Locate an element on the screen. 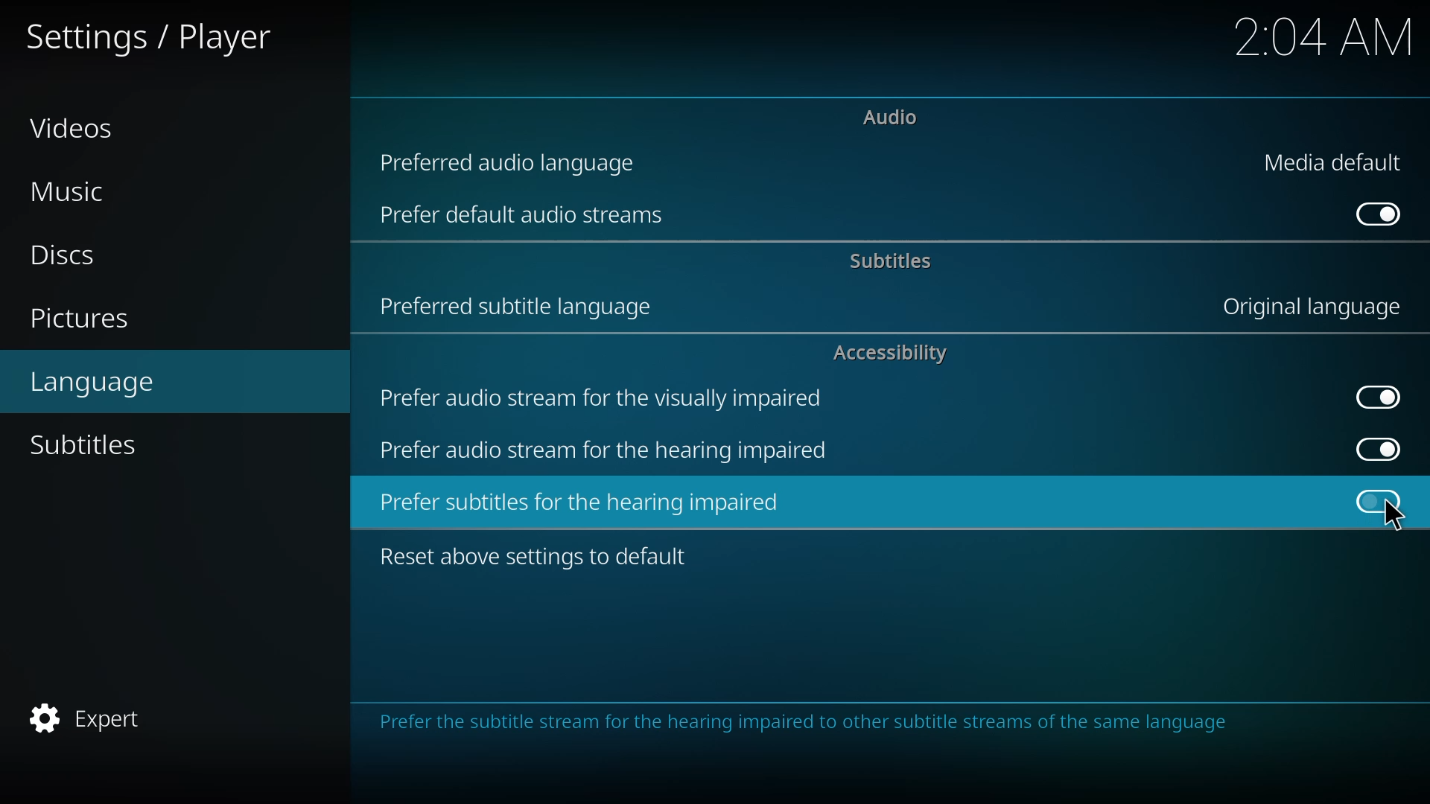 This screenshot has width=1430, height=804. preferred subtitle language is located at coordinates (519, 303).